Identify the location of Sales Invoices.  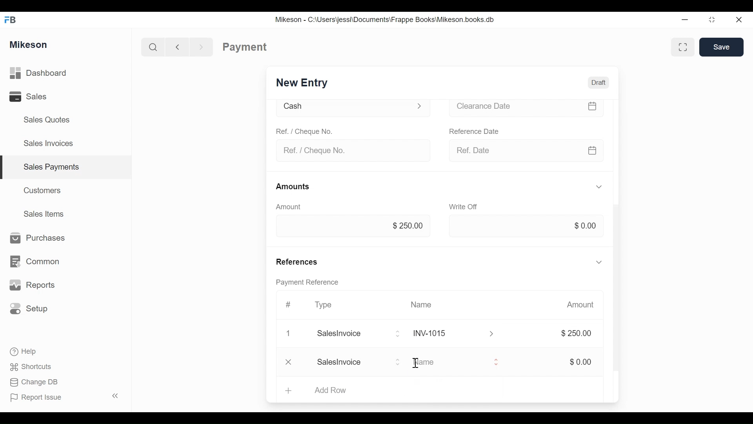
(45, 144).